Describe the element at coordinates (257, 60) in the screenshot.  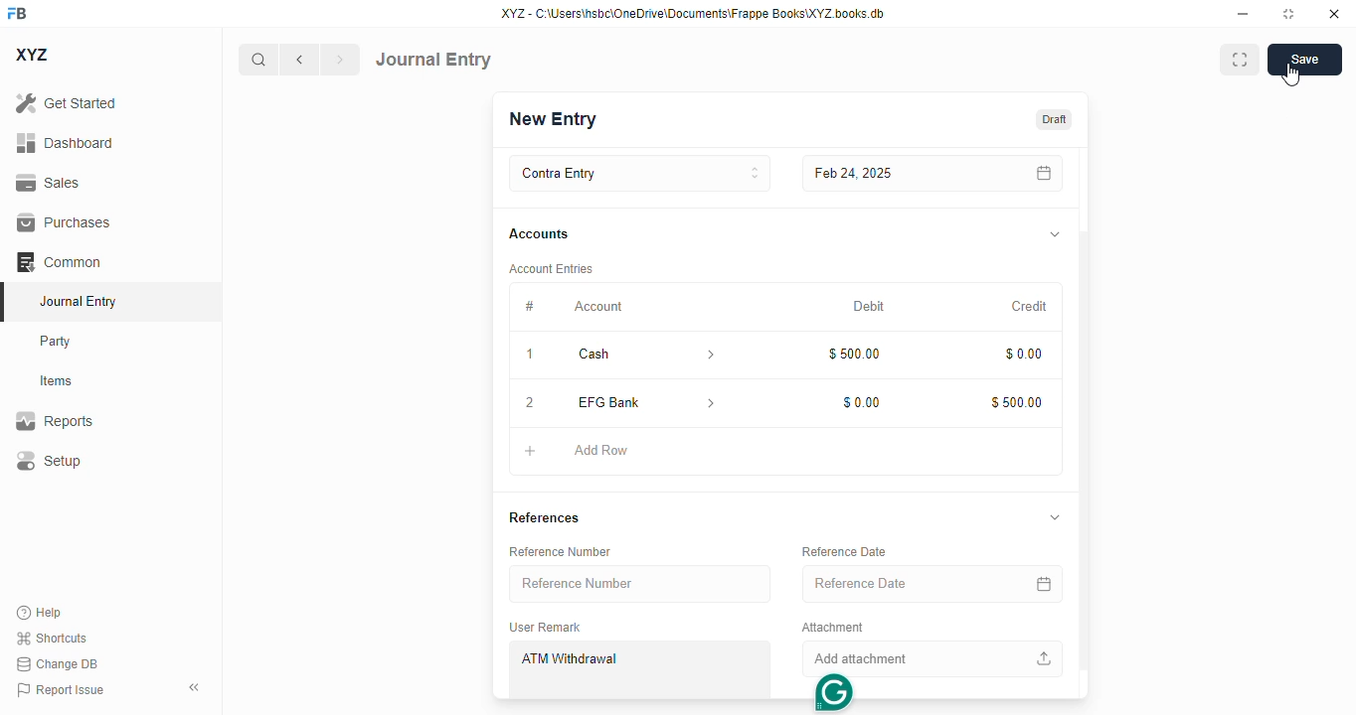
I see `search` at that location.